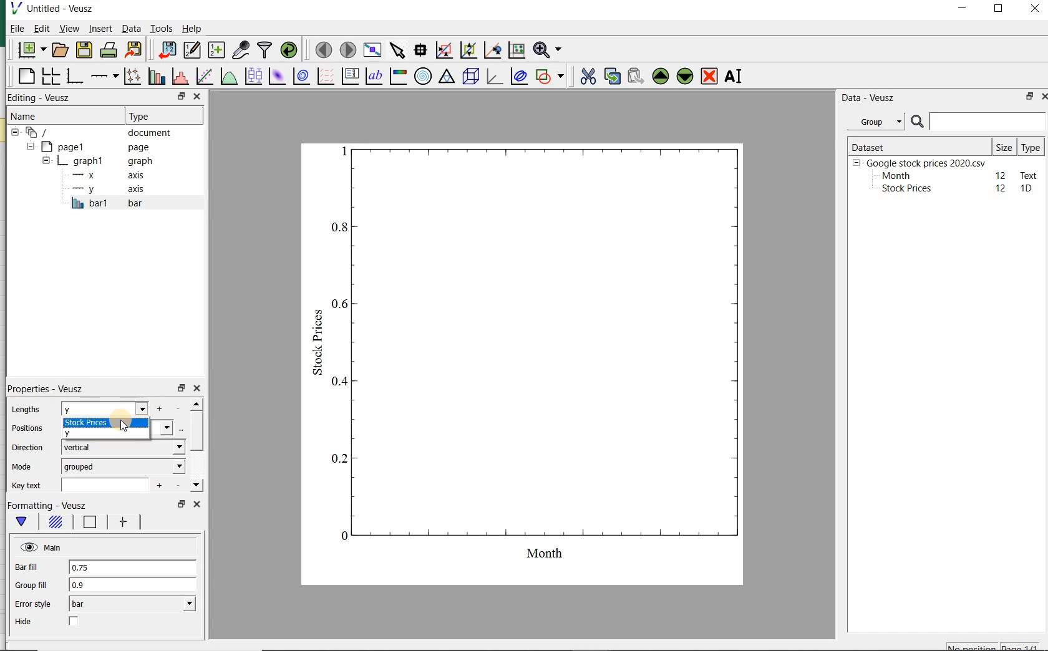 This screenshot has height=651, width=1048. What do you see at coordinates (519, 77) in the screenshot?
I see `plot covariance ellipses` at bounding box center [519, 77].